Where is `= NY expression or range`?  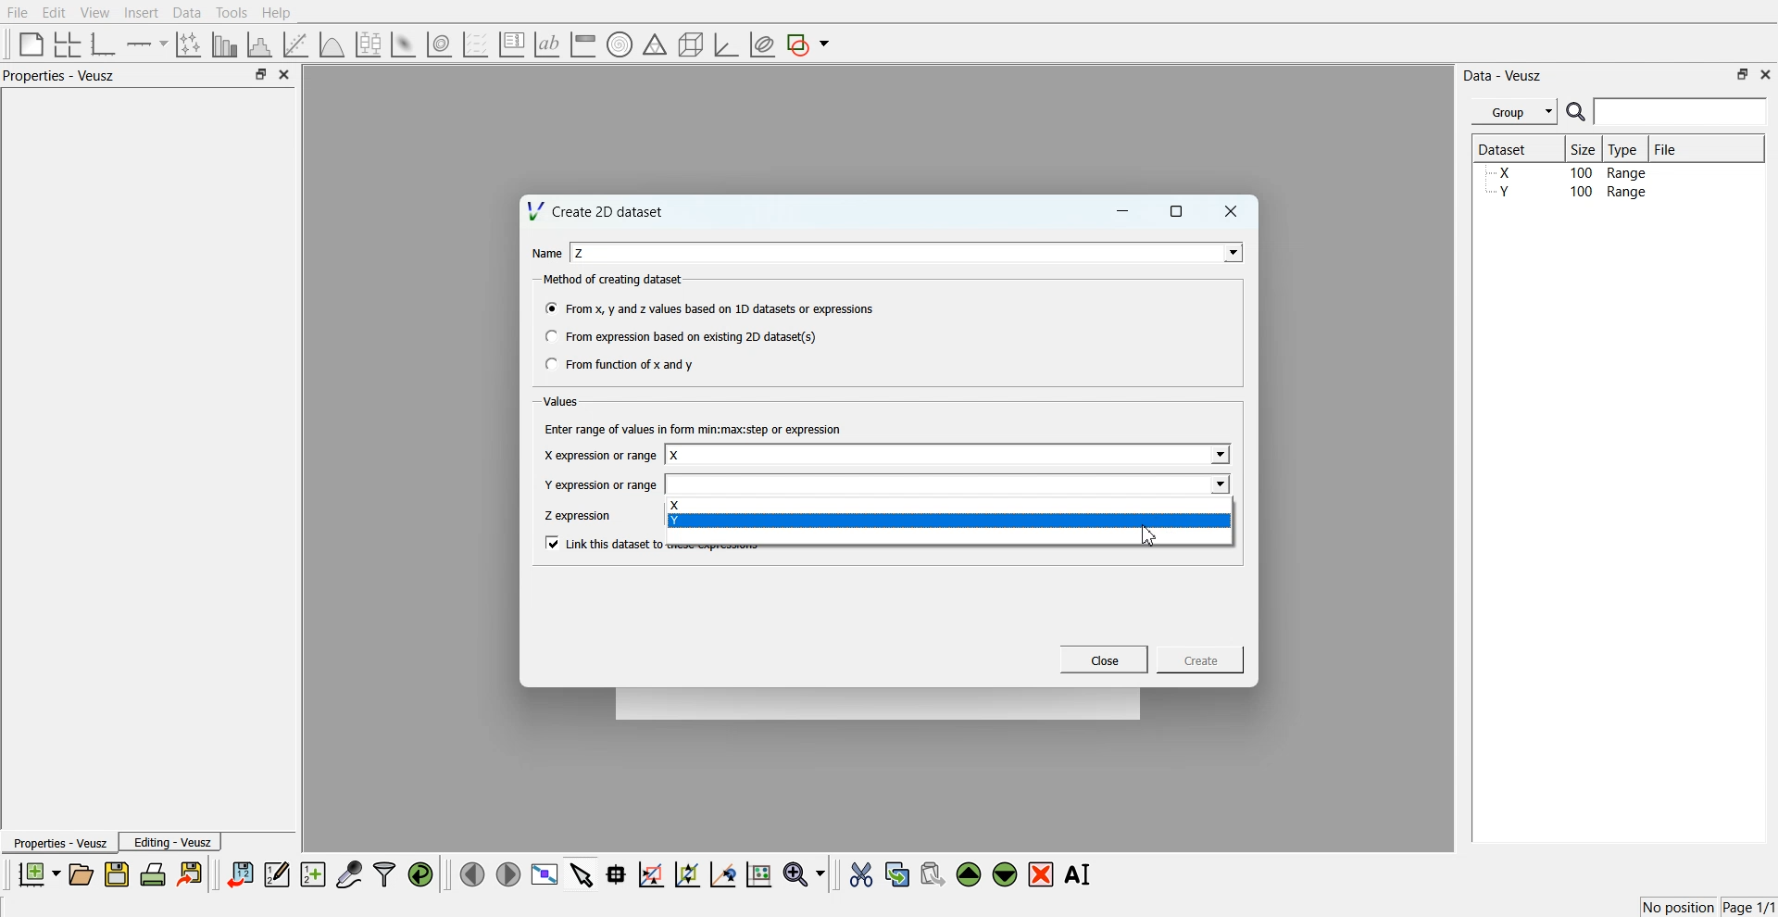
= NY expression or range is located at coordinates (601, 484).